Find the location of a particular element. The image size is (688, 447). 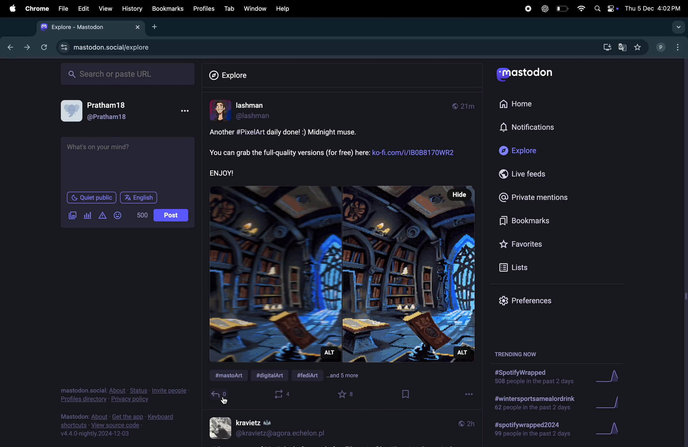

profile  is located at coordinates (670, 47).